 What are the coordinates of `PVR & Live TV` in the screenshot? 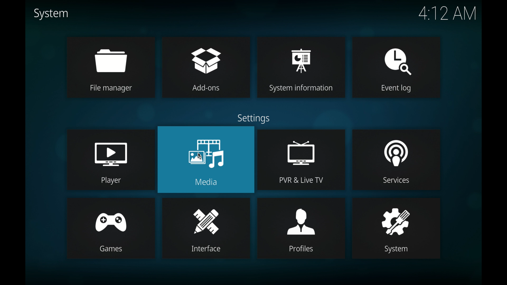 It's located at (303, 182).